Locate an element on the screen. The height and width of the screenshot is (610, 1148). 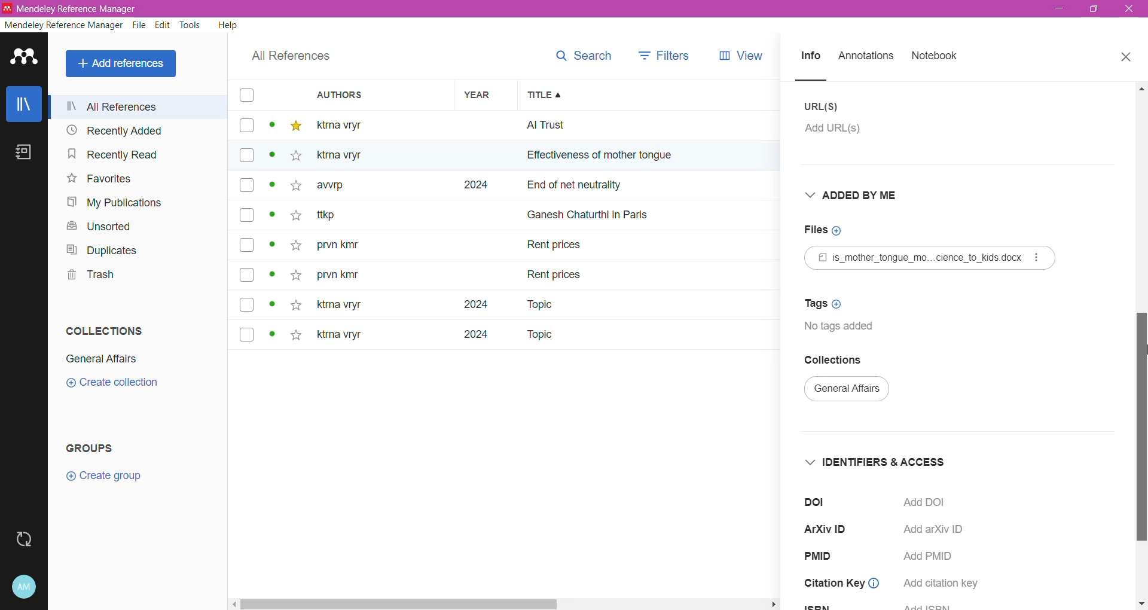
General Affairs is located at coordinates (102, 359).